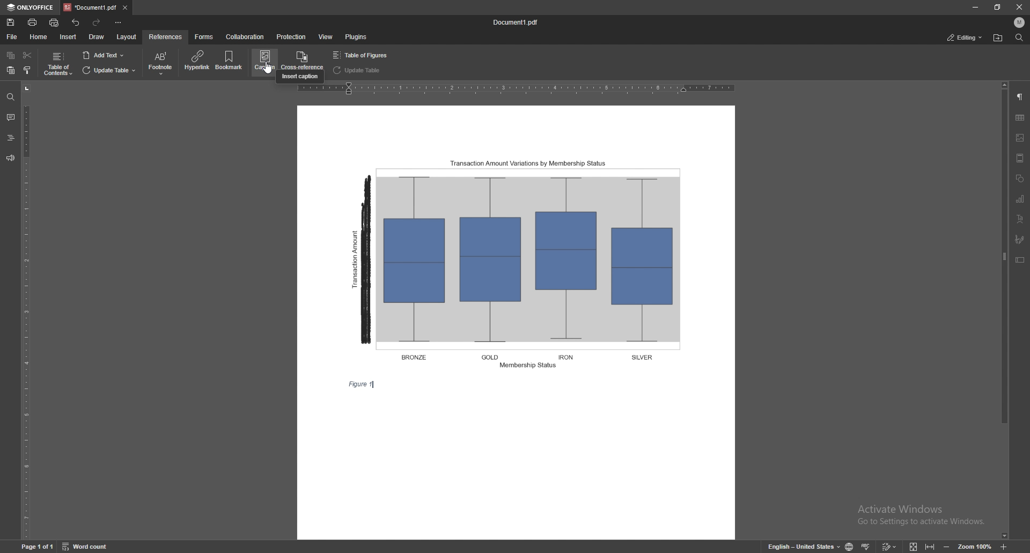  What do you see at coordinates (301, 59) in the screenshot?
I see `cross references` at bounding box center [301, 59].